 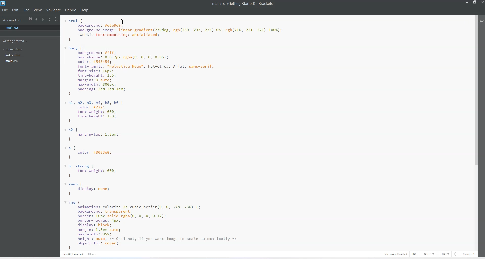 What do you see at coordinates (445, 254) in the screenshot?
I see `CSS` at bounding box center [445, 254].